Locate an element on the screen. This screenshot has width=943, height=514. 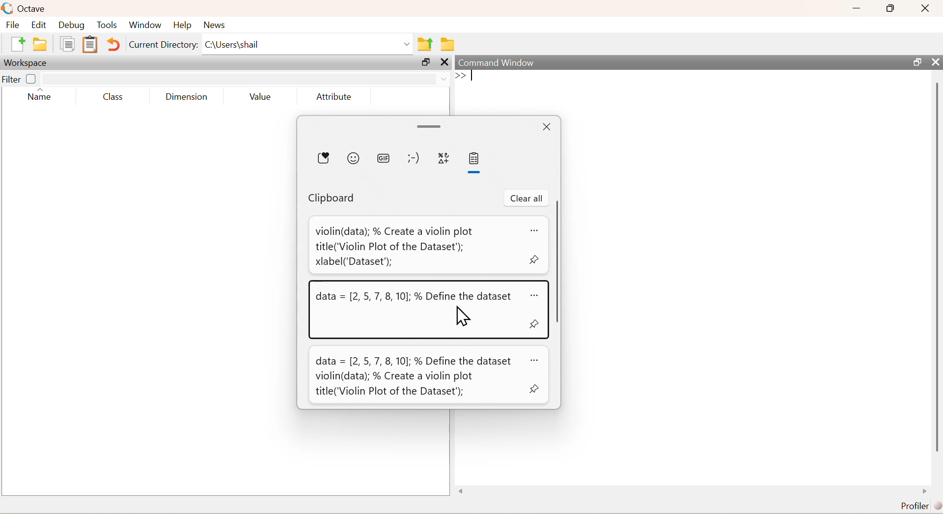
violin(data); % Create a violin plot
title('Violin Plot of the Dataset);
xlabel('Dataset’); is located at coordinates (395, 246).